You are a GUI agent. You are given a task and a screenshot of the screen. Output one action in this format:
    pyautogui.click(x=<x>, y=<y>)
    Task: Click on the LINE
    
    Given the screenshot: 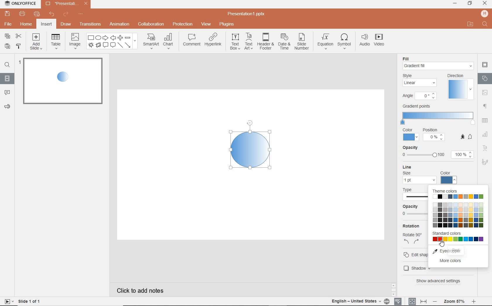 What is the action you would take?
    pyautogui.click(x=432, y=167)
    